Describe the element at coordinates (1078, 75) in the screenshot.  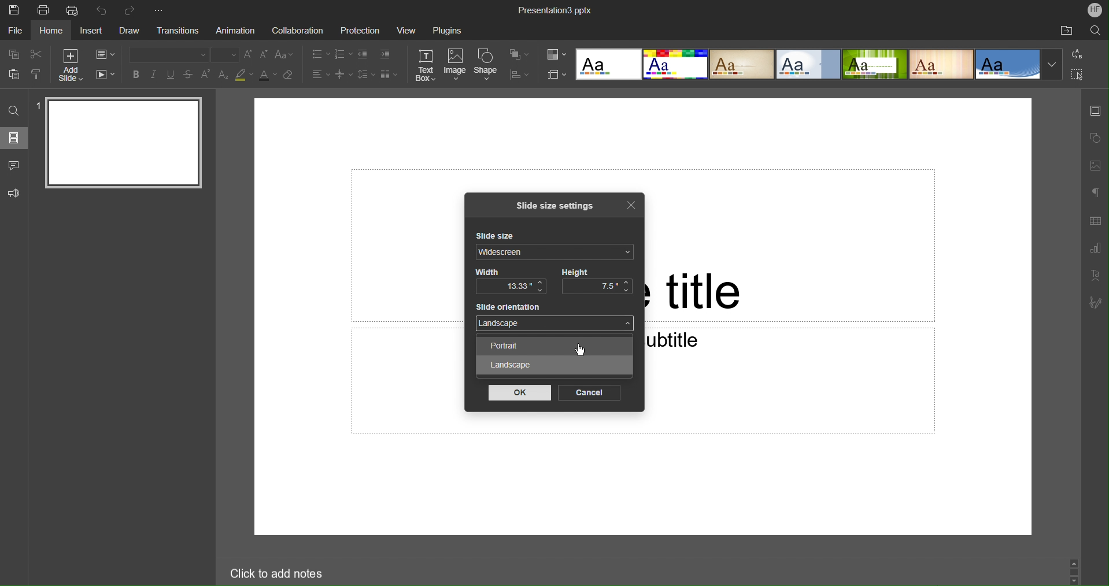
I see `Select All` at that location.